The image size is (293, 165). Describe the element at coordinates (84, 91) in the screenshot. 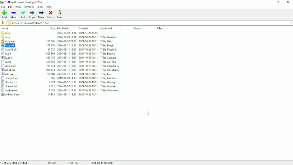

I see `TA 202408711830 202470291811 T-Zip Overview` at that location.